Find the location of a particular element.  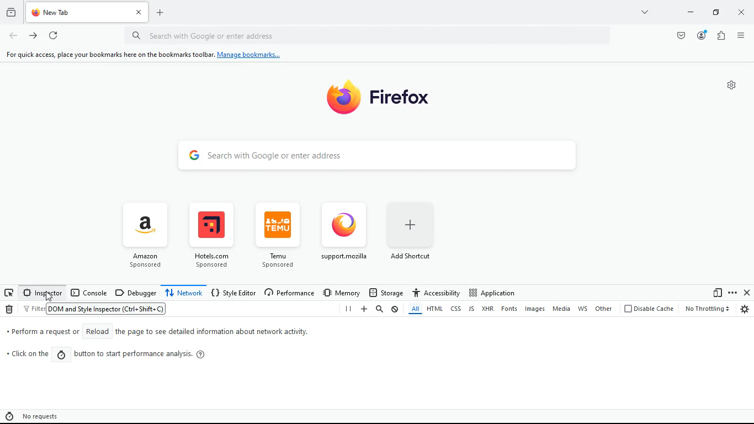

search is located at coordinates (380, 309).